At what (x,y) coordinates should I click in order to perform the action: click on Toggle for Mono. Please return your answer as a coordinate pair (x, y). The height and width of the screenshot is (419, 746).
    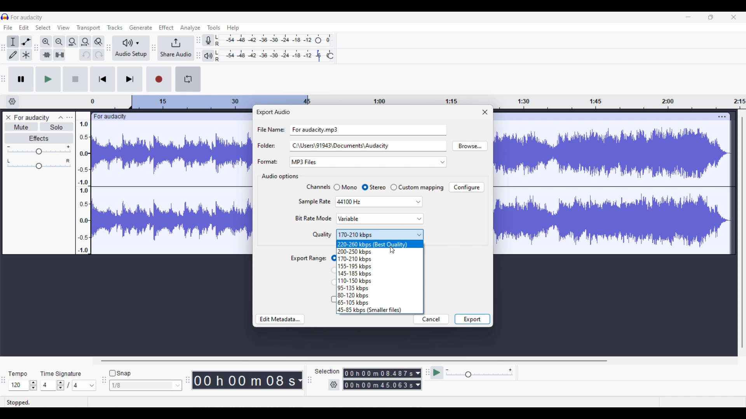
    Looking at the image, I should click on (345, 187).